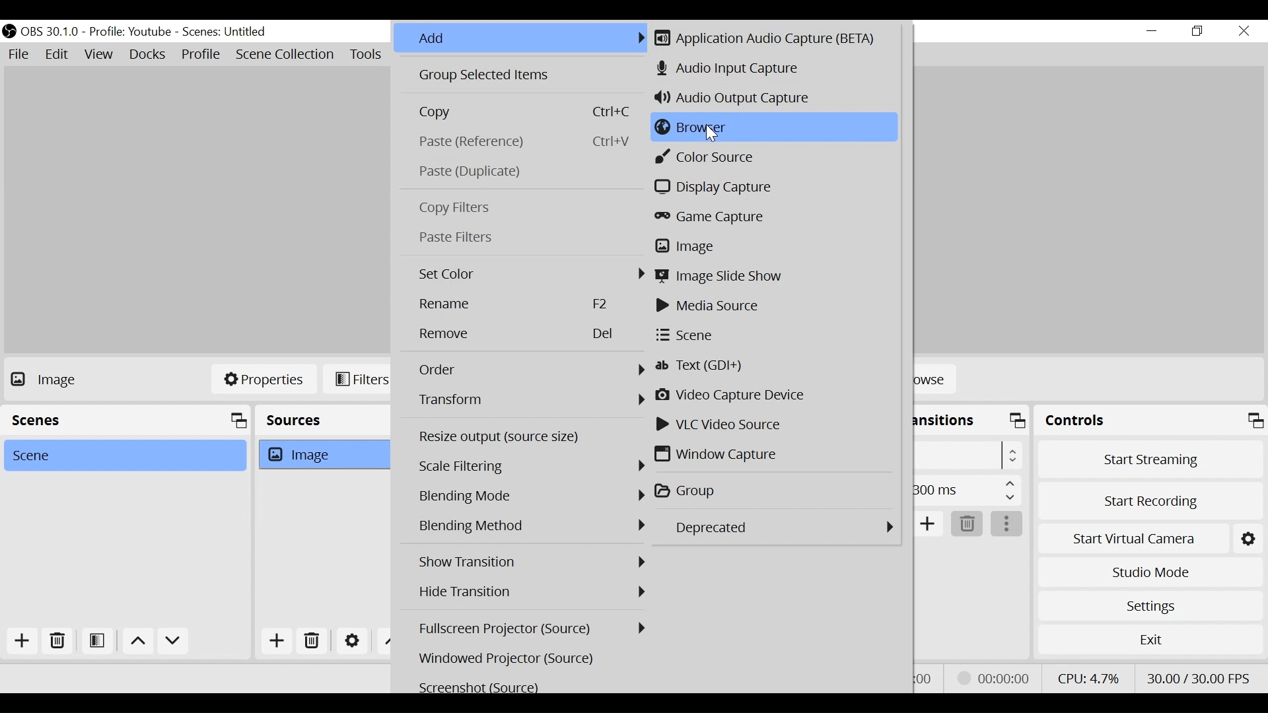  Describe the element at coordinates (532, 274) in the screenshot. I see `Set Color` at that location.